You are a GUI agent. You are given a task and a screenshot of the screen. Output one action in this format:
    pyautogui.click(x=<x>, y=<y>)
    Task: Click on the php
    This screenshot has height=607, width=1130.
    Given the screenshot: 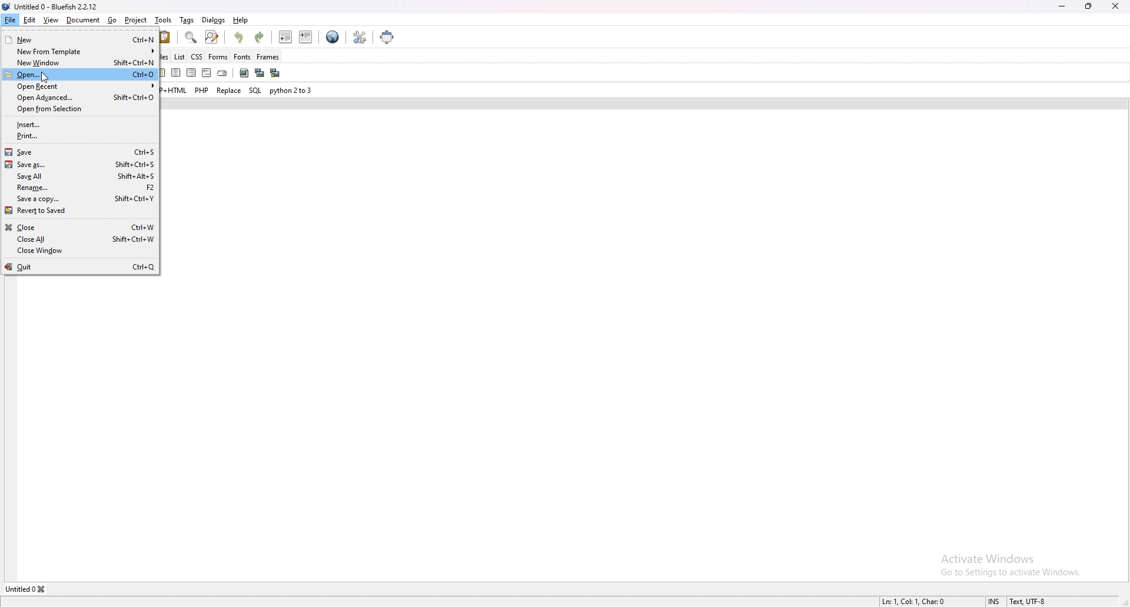 What is the action you would take?
    pyautogui.click(x=202, y=91)
    